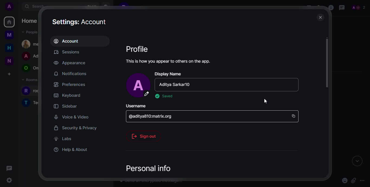 The width and height of the screenshot is (370, 187). I want to click on notifications, so click(70, 74).